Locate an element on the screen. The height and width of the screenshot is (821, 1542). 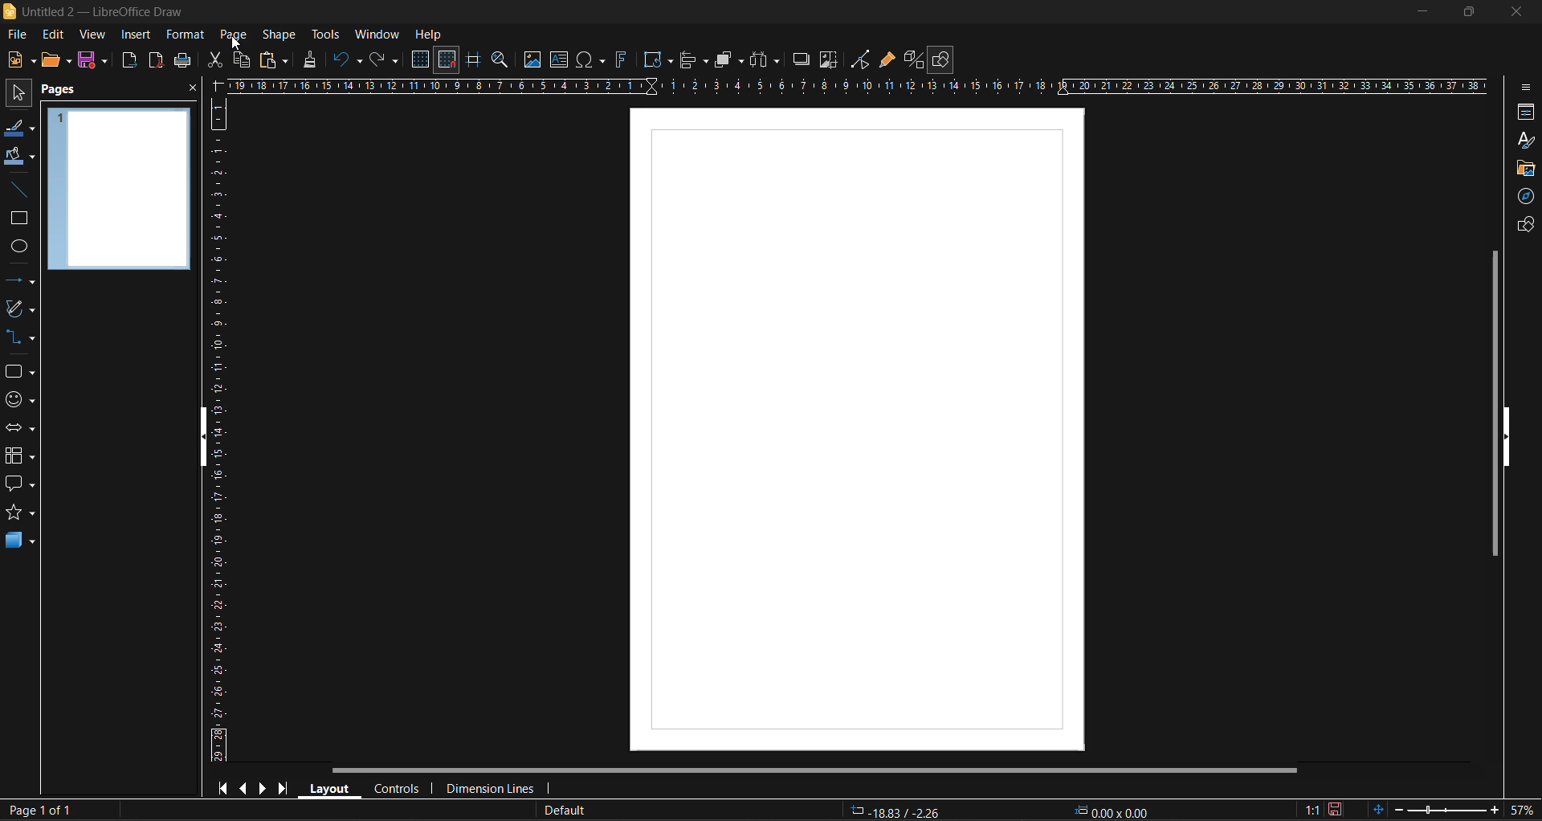
display grid is located at coordinates (422, 59).